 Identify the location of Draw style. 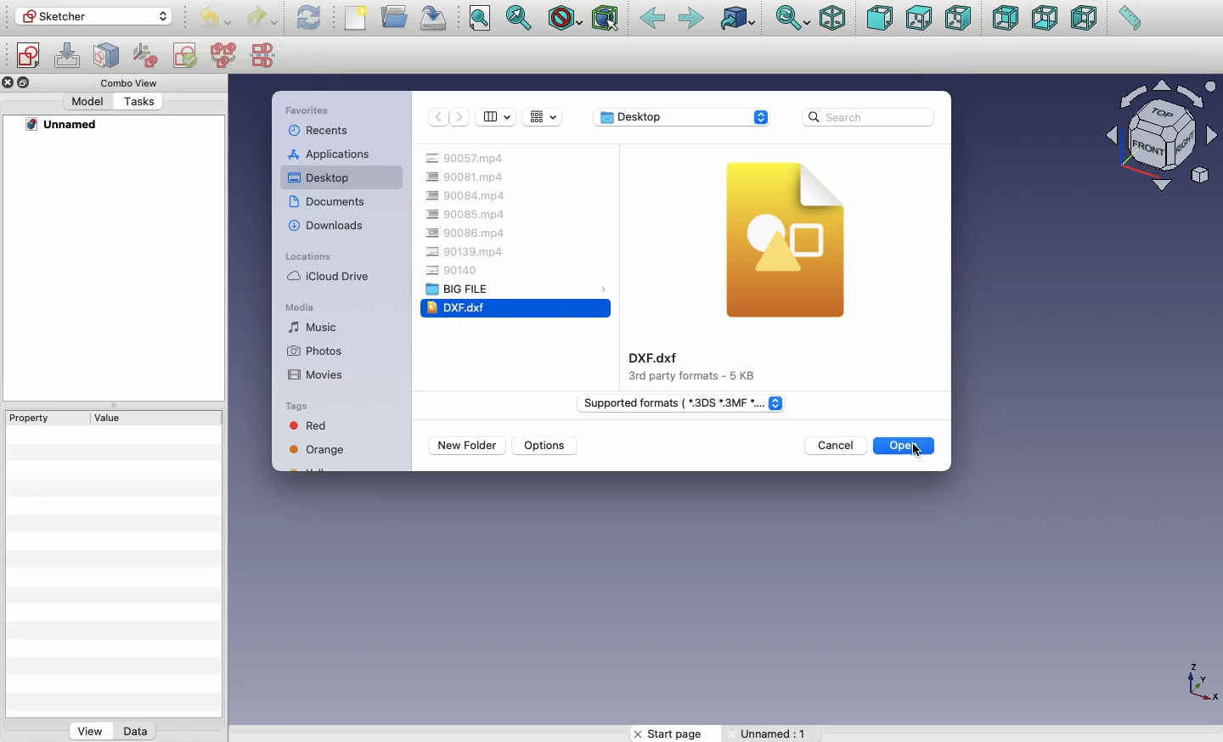
(567, 20).